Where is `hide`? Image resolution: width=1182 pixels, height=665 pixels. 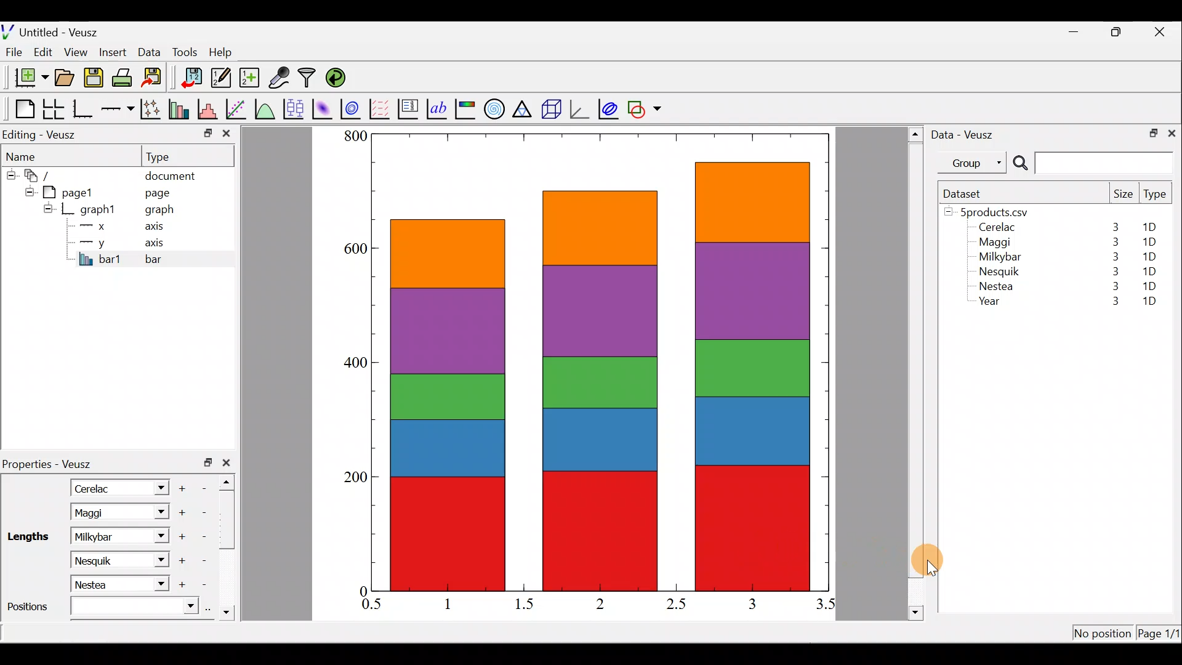 hide is located at coordinates (27, 190).